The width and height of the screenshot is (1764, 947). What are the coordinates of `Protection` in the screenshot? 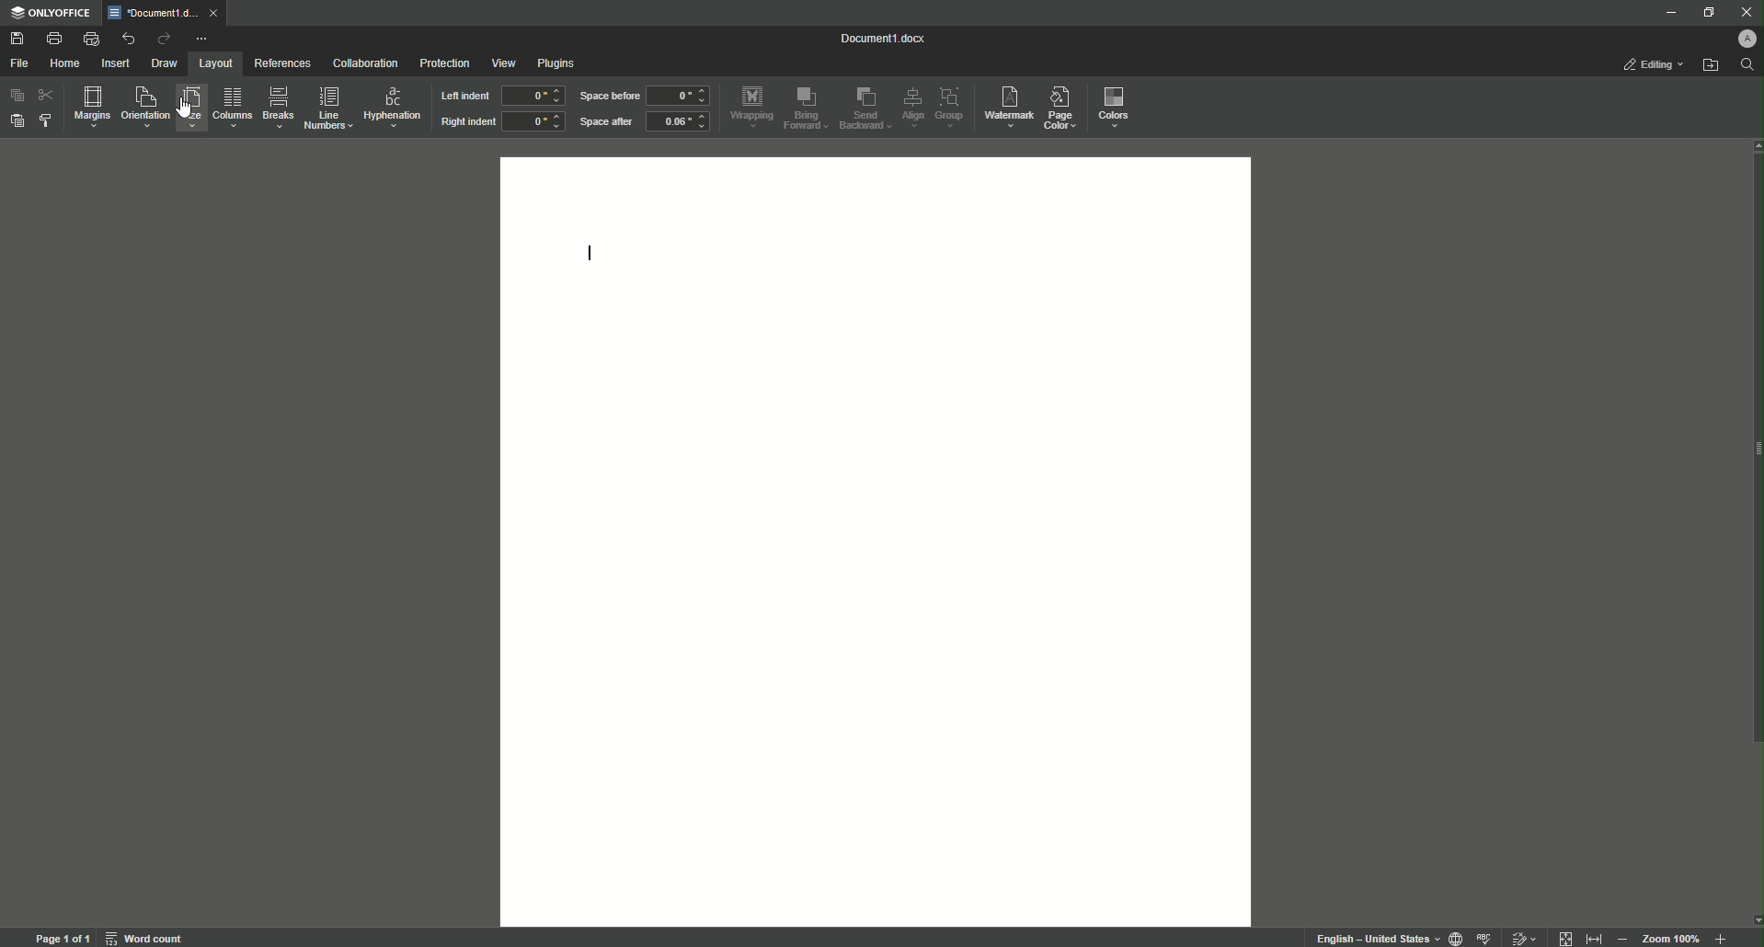 It's located at (440, 63).